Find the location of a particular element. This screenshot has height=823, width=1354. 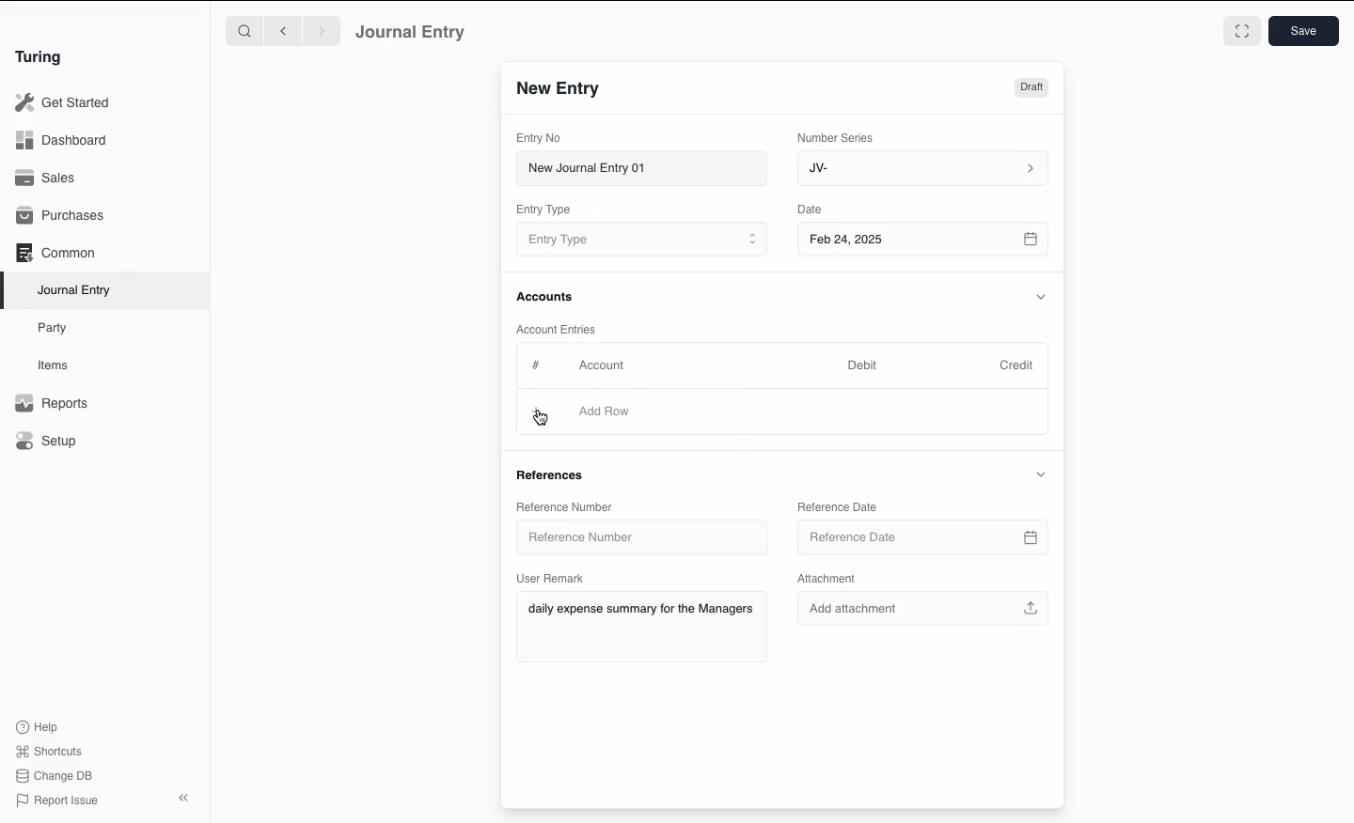

Toggle between form and full width is located at coordinates (1242, 31).